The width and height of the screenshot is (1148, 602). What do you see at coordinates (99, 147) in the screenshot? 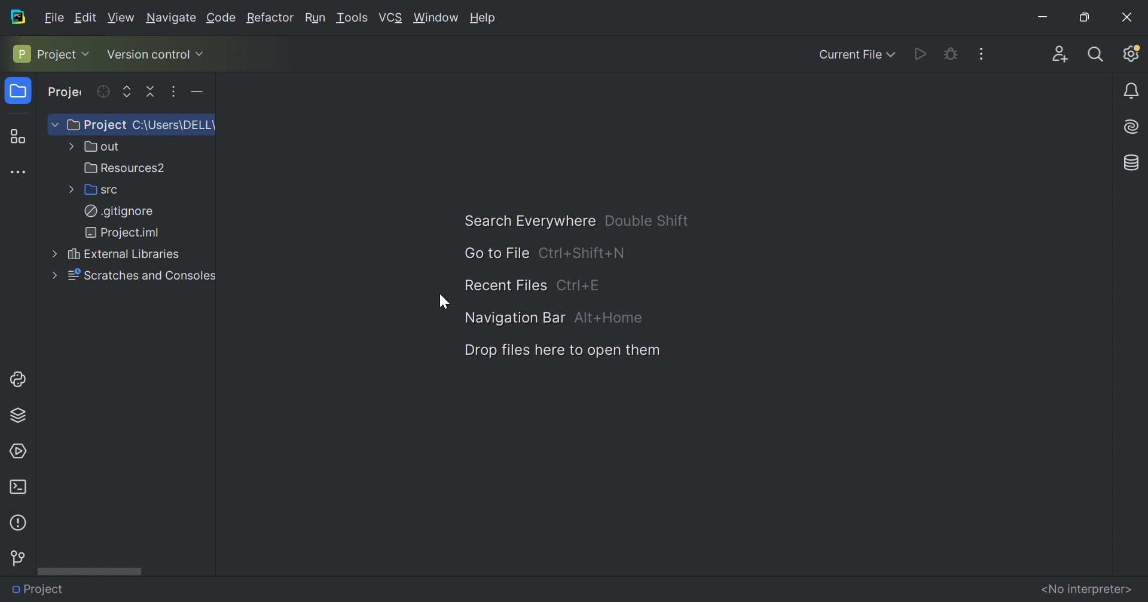
I see `out` at bounding box center [99, 147].